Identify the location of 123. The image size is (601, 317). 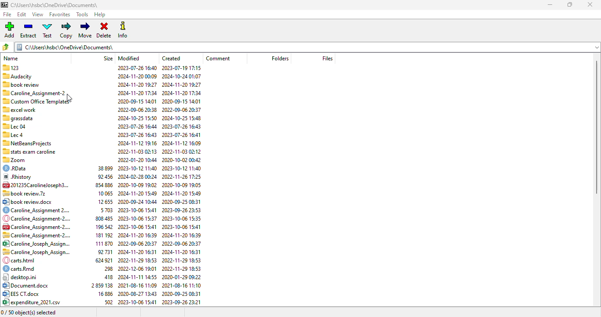
(16, 69).